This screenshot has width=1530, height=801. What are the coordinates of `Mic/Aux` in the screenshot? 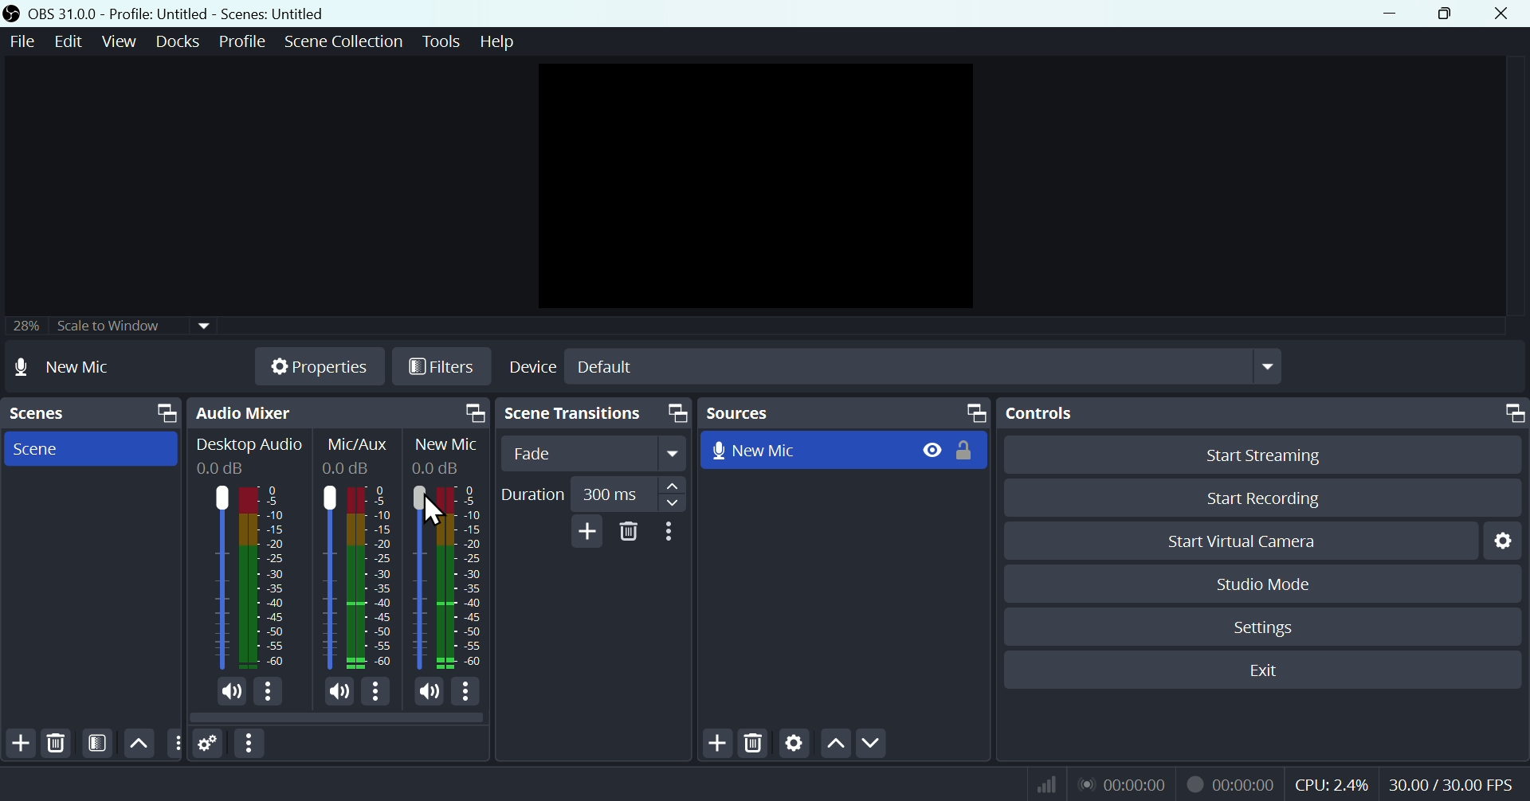 It's located at (328, 576).